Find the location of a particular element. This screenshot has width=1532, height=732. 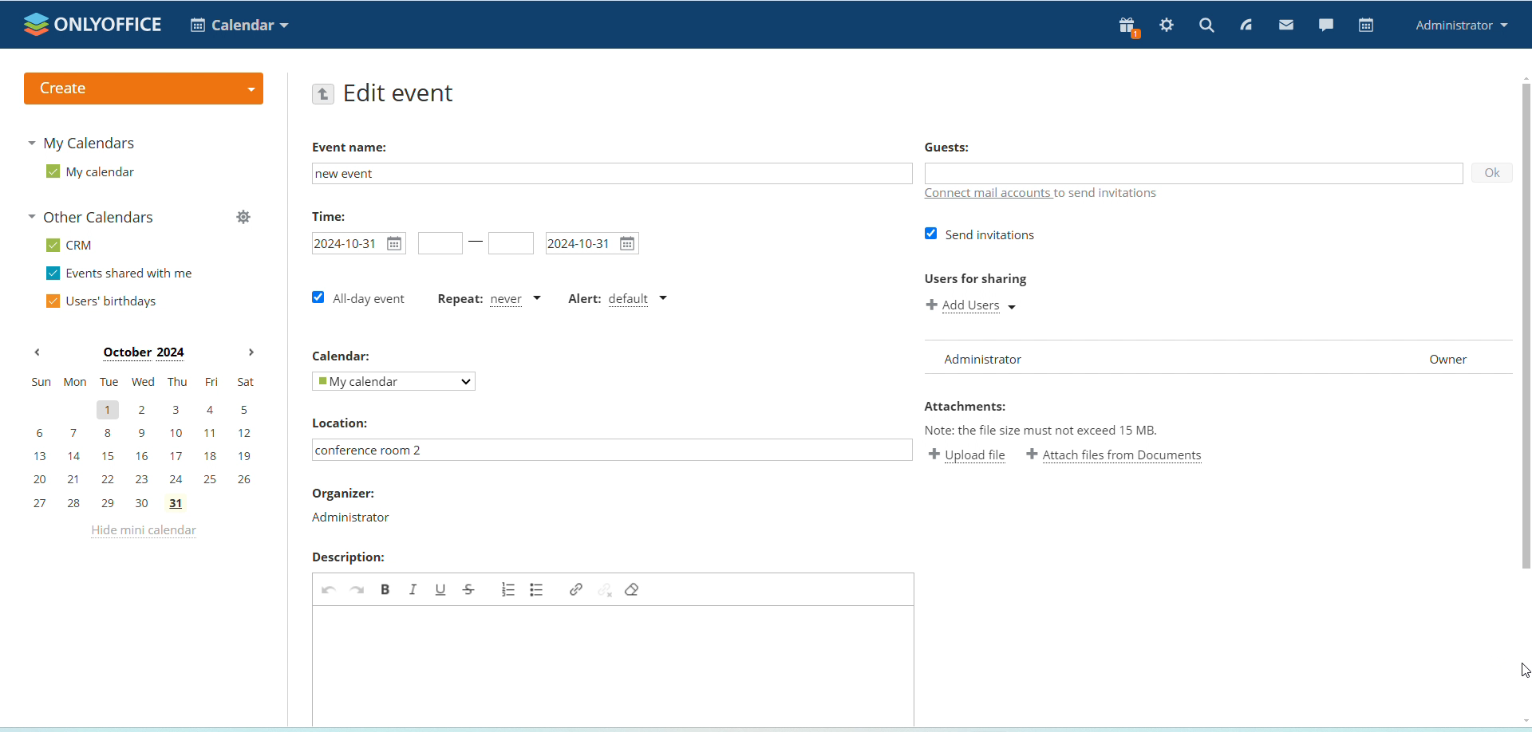

edit event is located at coordinates (401, 95).